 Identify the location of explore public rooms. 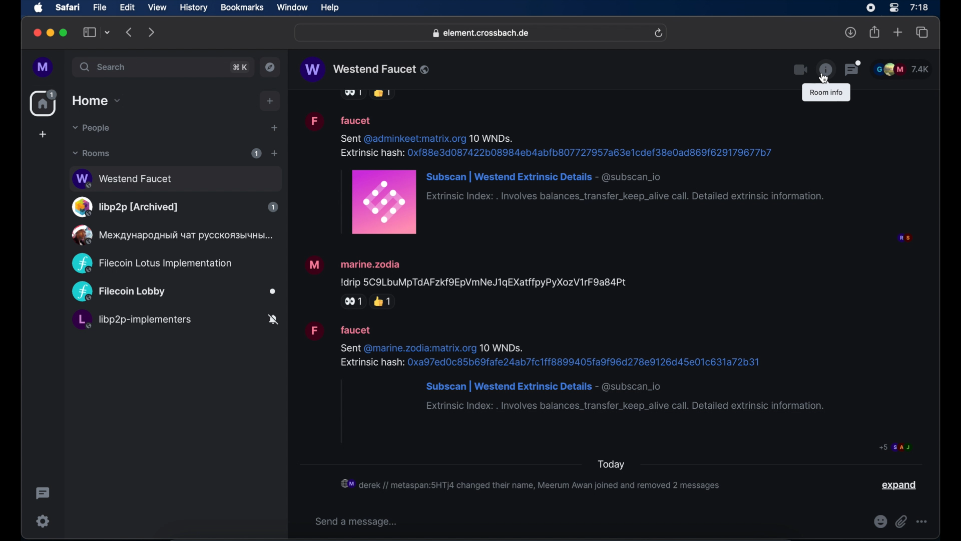
(270, 67).